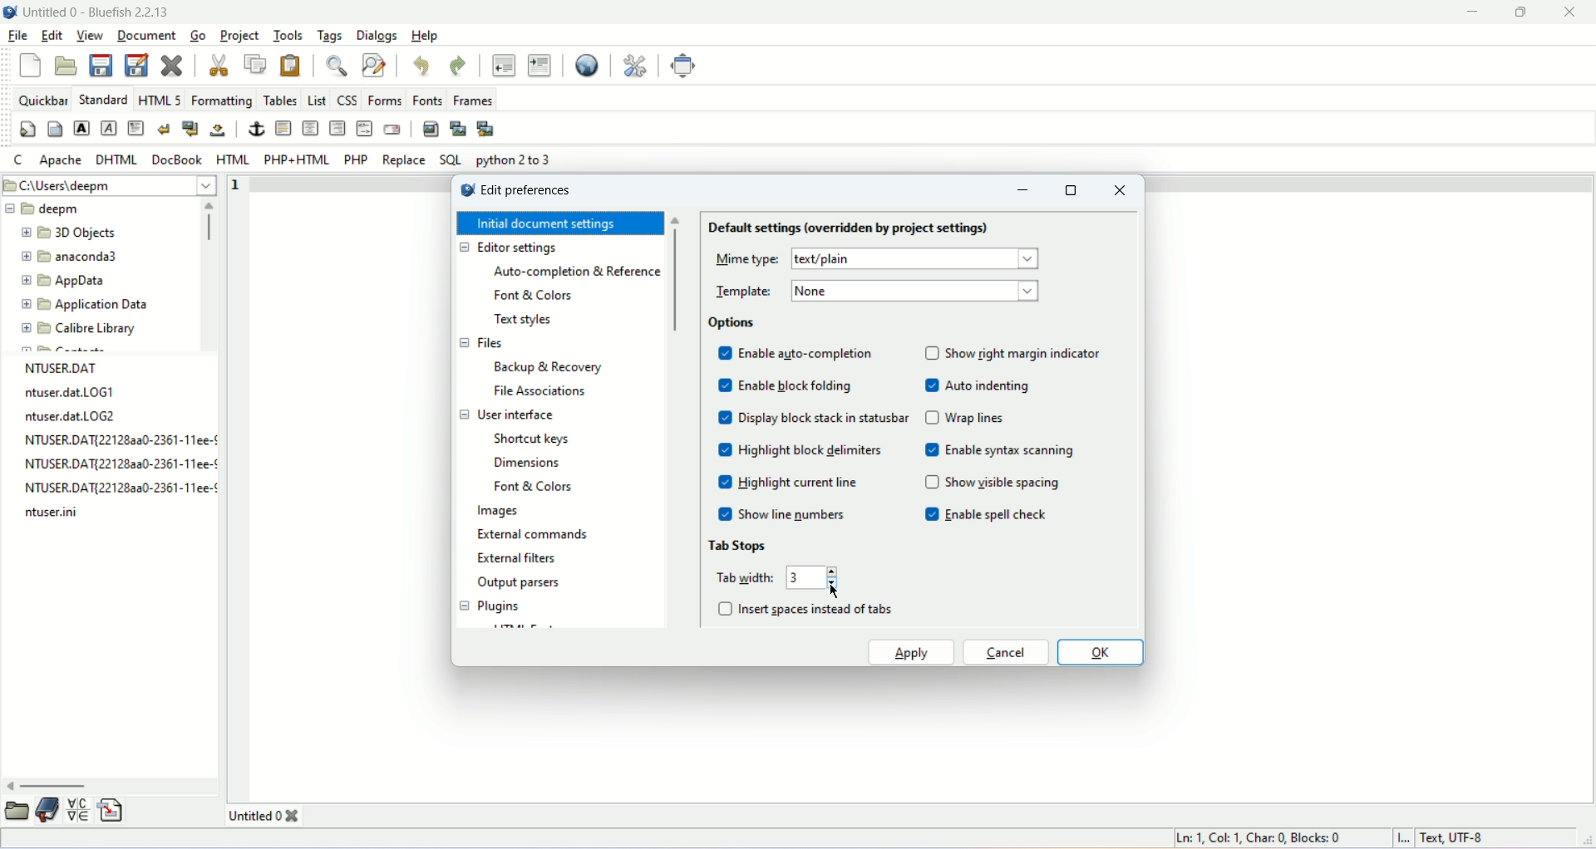 The height and width of the screenshot is (849, 1596). What do you see at coordinates (293, 64) in the screenshot?
I see `paste` at bounding box center [293, 64].